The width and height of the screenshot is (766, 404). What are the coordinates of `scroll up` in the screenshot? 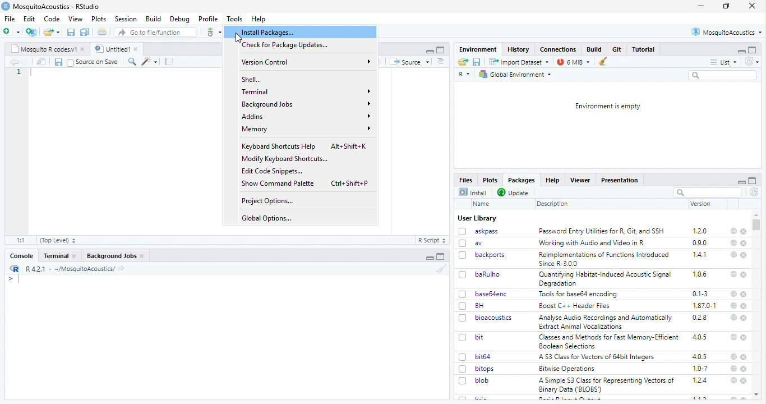 It's located at (756, 215).